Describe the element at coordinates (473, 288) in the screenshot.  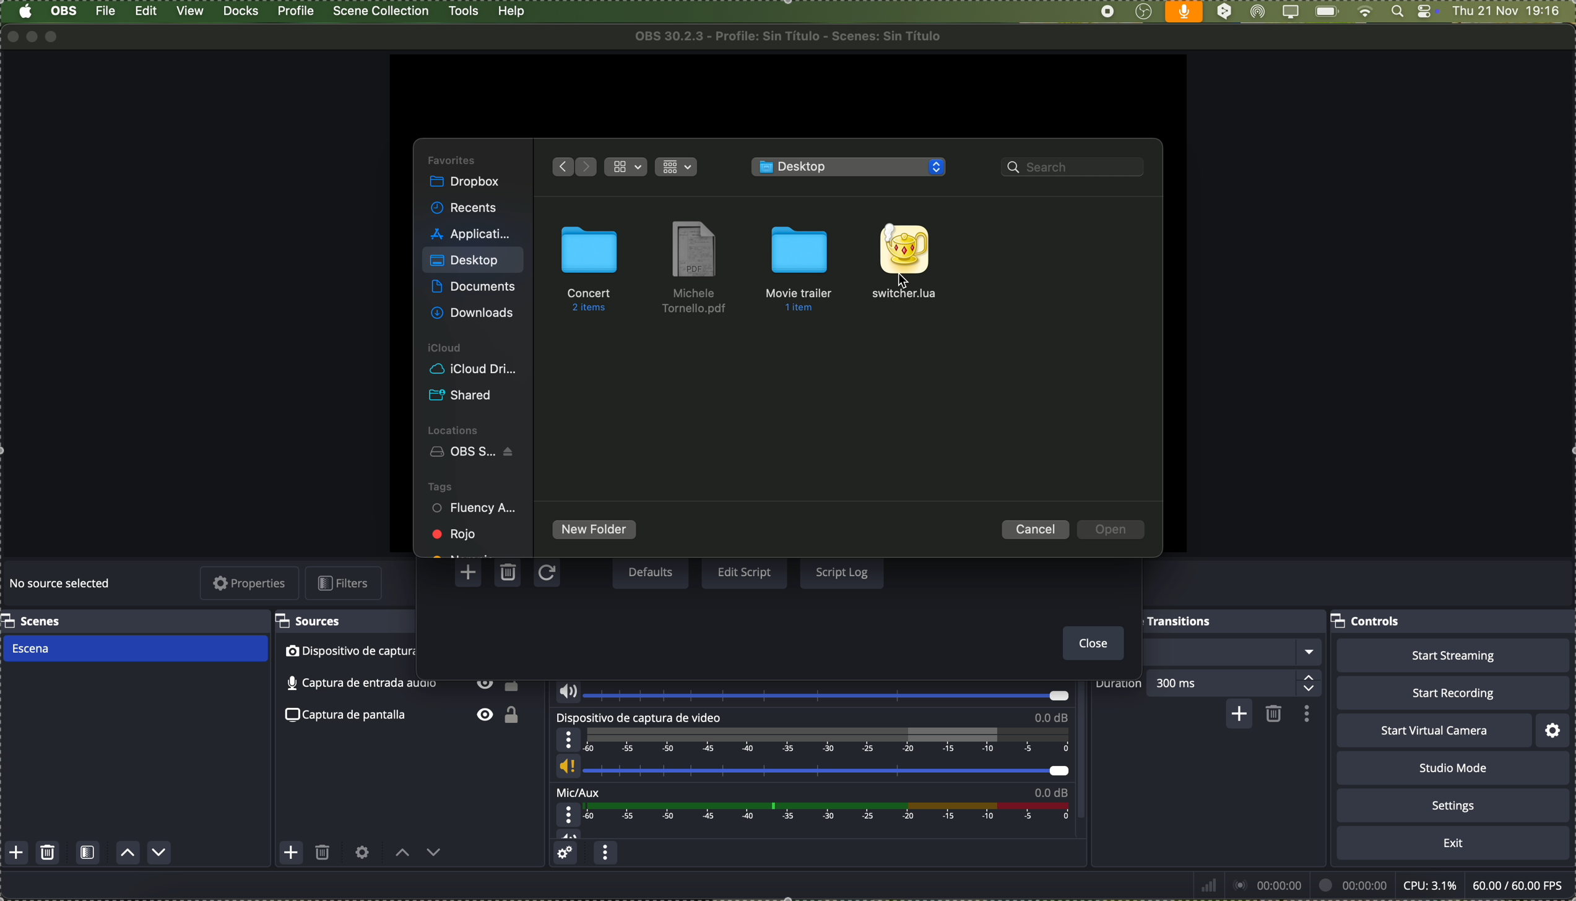
I see `documents` at that location.